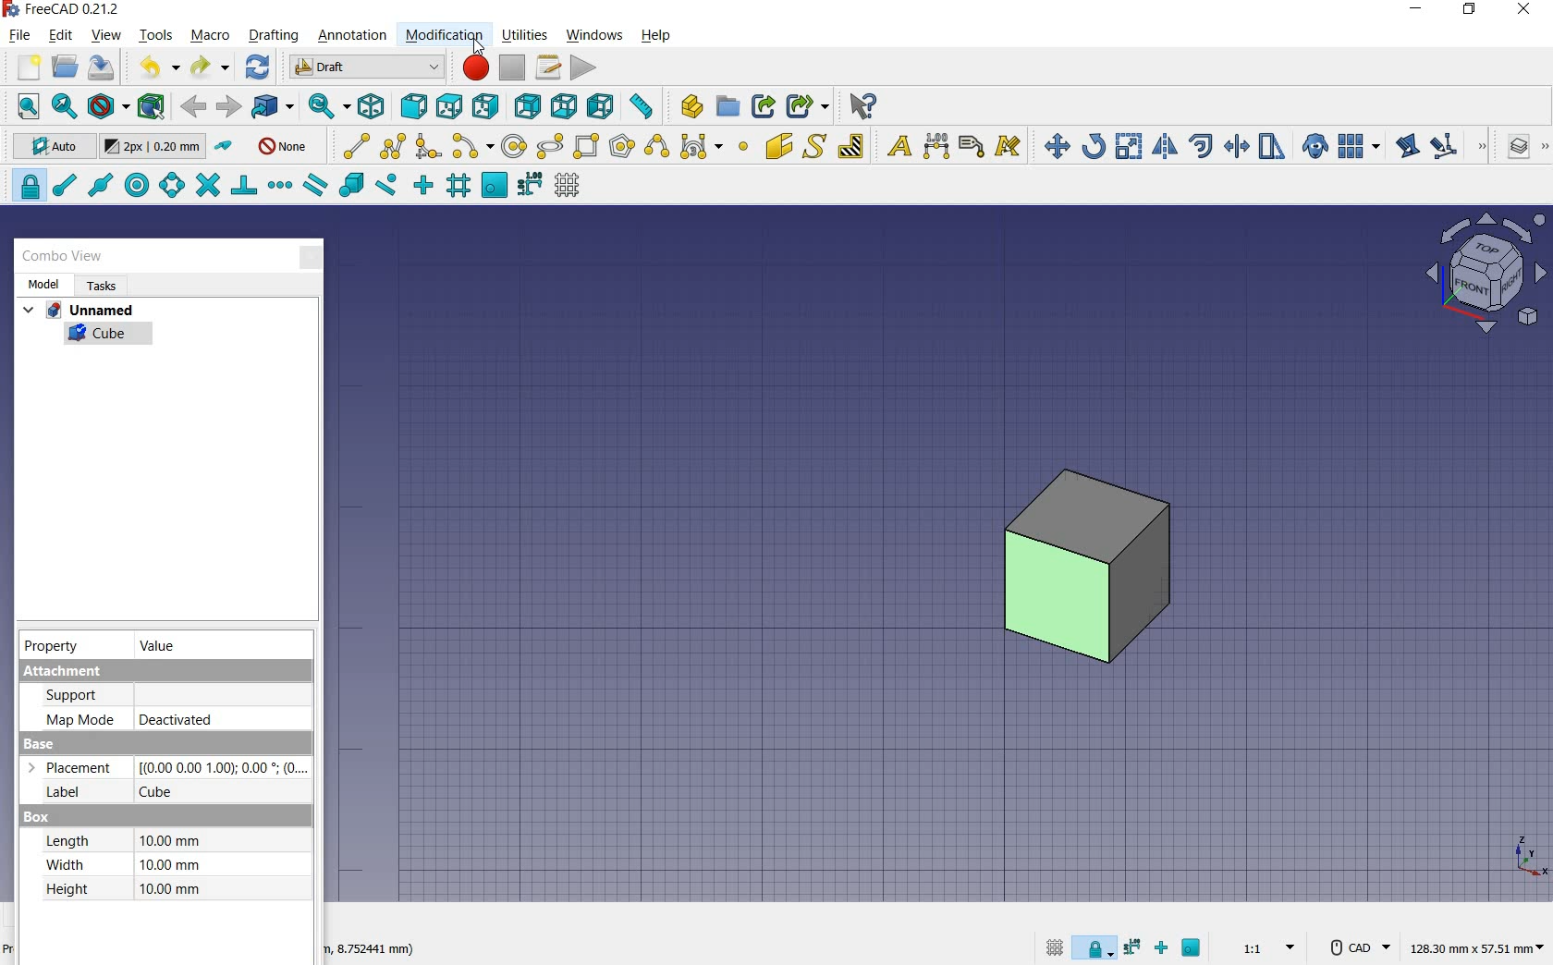  What do you see at coordinates (816, 145) in the screenshot?
I see `shape from text` at bounding box center [816, 145].